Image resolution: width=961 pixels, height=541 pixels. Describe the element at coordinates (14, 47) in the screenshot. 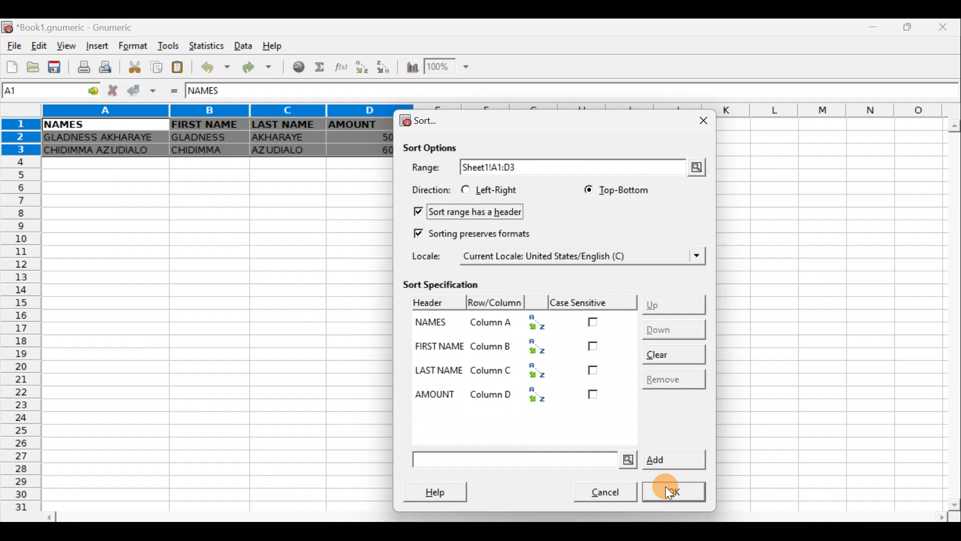

I see `File` at that location.